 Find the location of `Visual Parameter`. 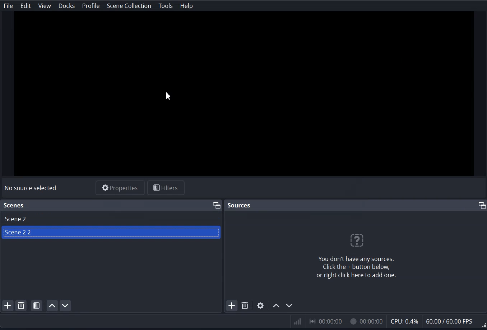

Visual Parameter is located at coordinates (387, 322).